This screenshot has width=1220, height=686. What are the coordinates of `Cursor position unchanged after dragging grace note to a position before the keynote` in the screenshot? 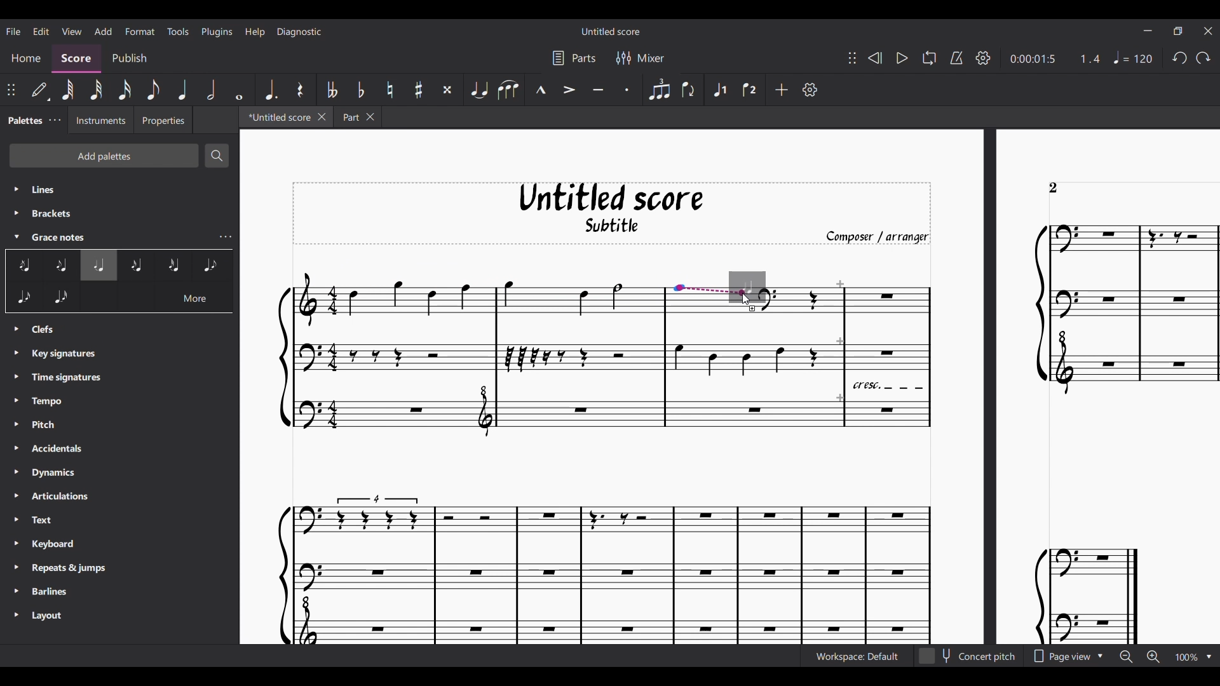 It's located at (747, 299).